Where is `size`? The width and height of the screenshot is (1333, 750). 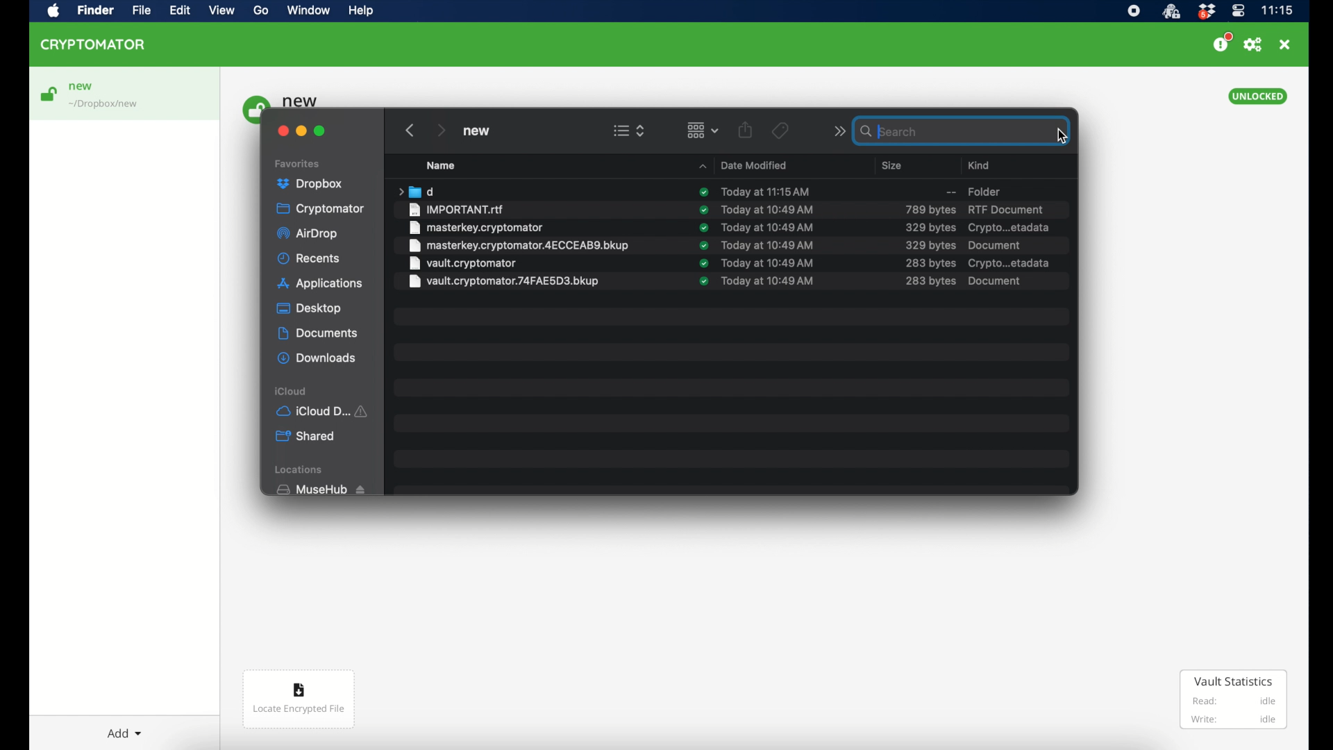 size is located at coordinates (892, 165).